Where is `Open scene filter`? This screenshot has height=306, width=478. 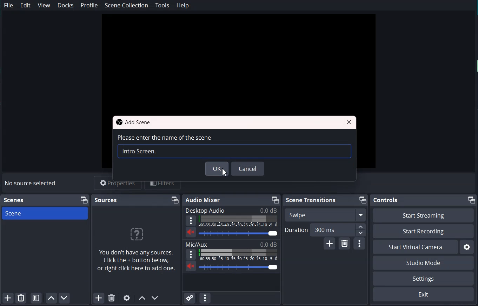
Open scene filter is located at coordinates (36, 298).